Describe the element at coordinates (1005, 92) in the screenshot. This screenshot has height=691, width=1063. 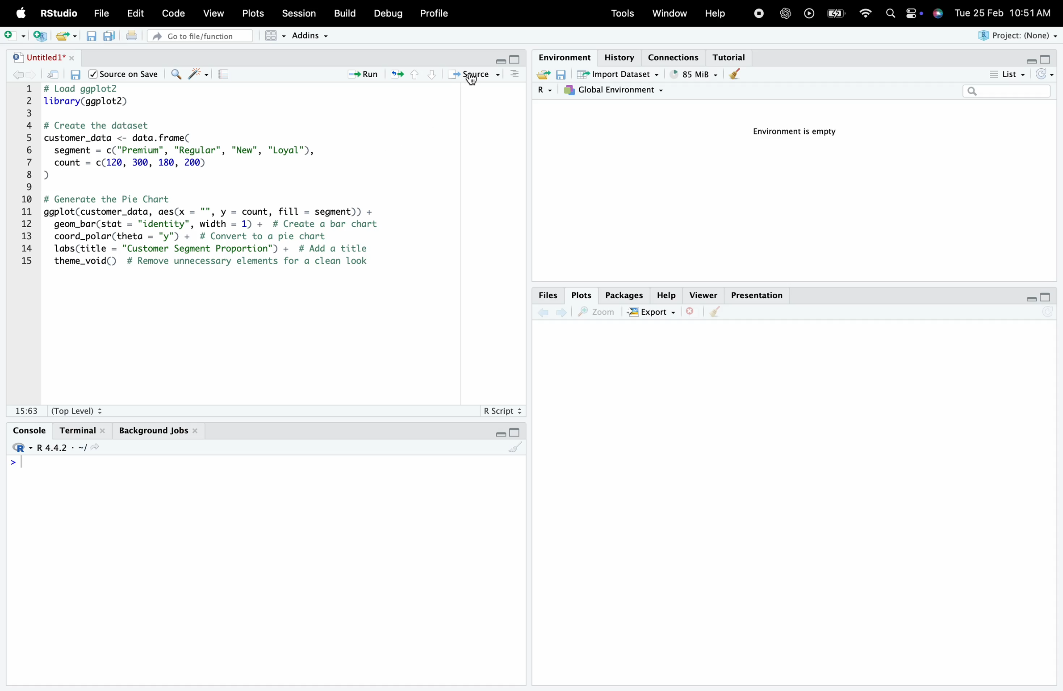
I see `search` at that location.